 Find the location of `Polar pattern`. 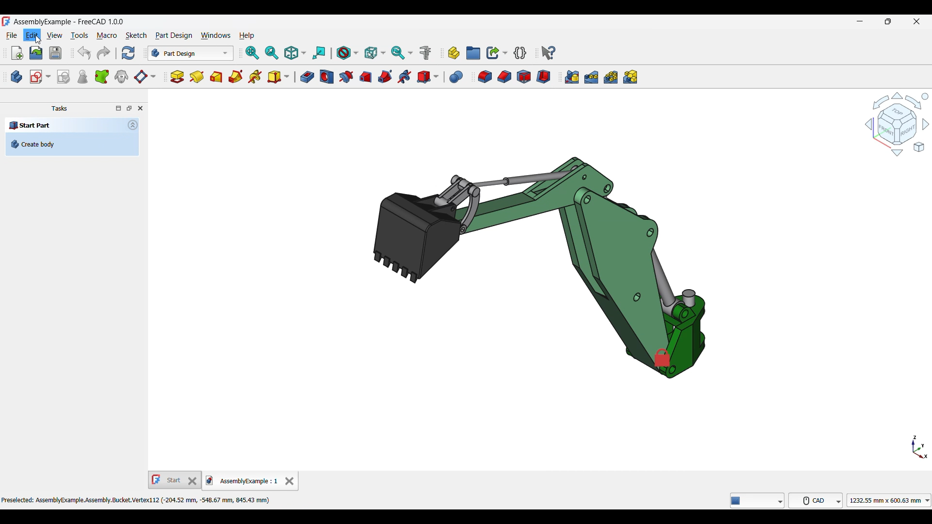

Polar pattern is located at coordinates (611, 77).